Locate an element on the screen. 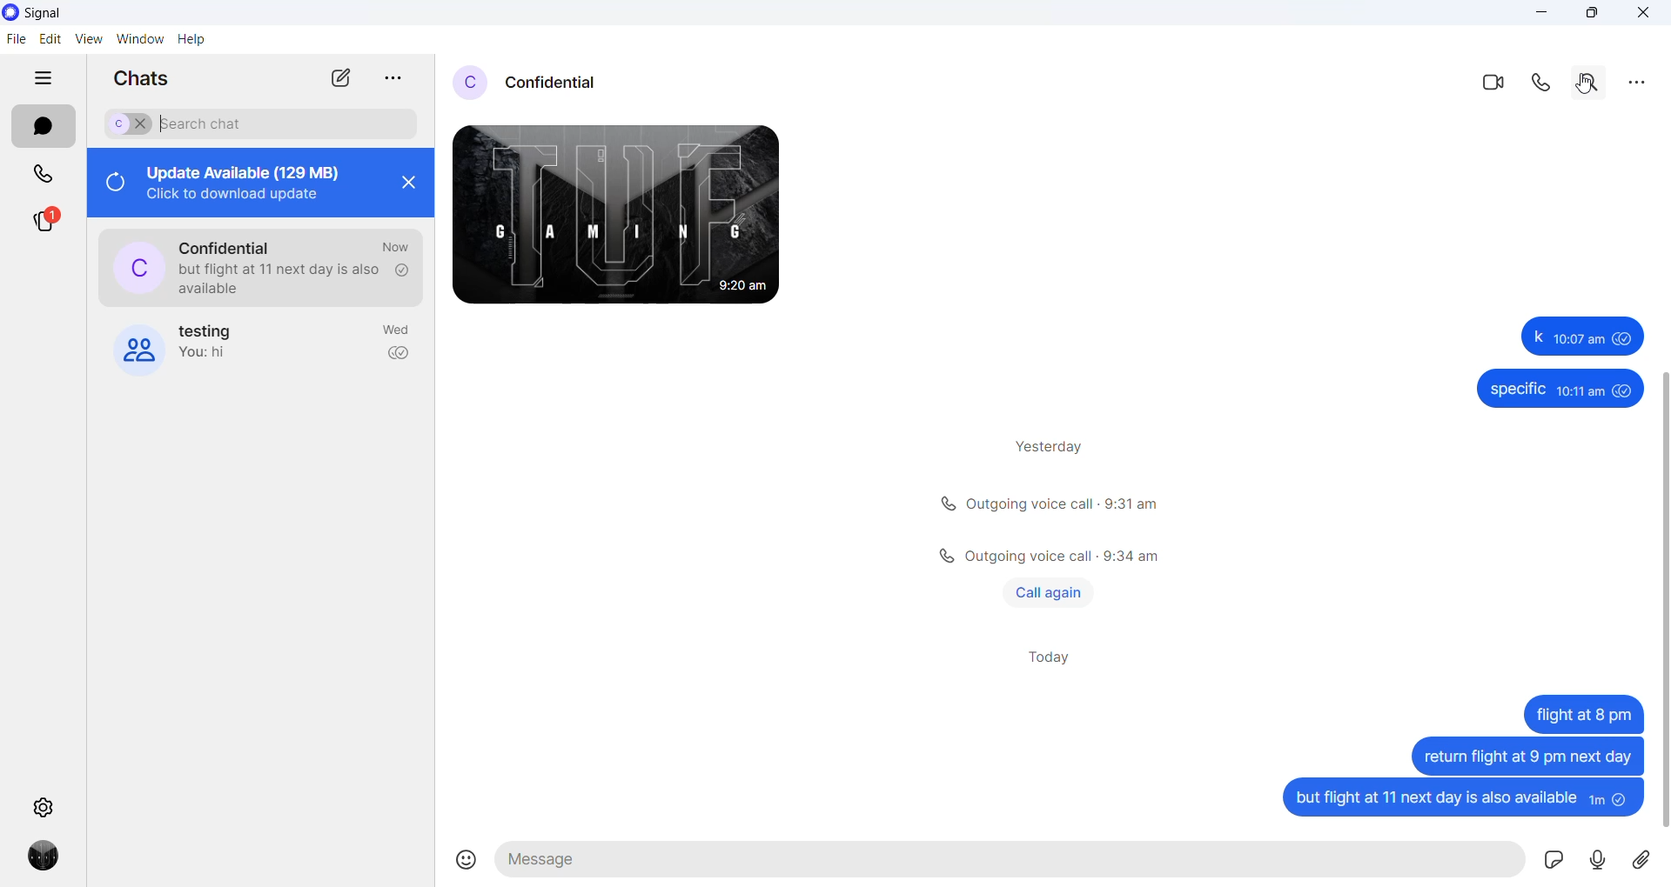 The image size is (1671, 887). last message is located at coordinates (218, 356).